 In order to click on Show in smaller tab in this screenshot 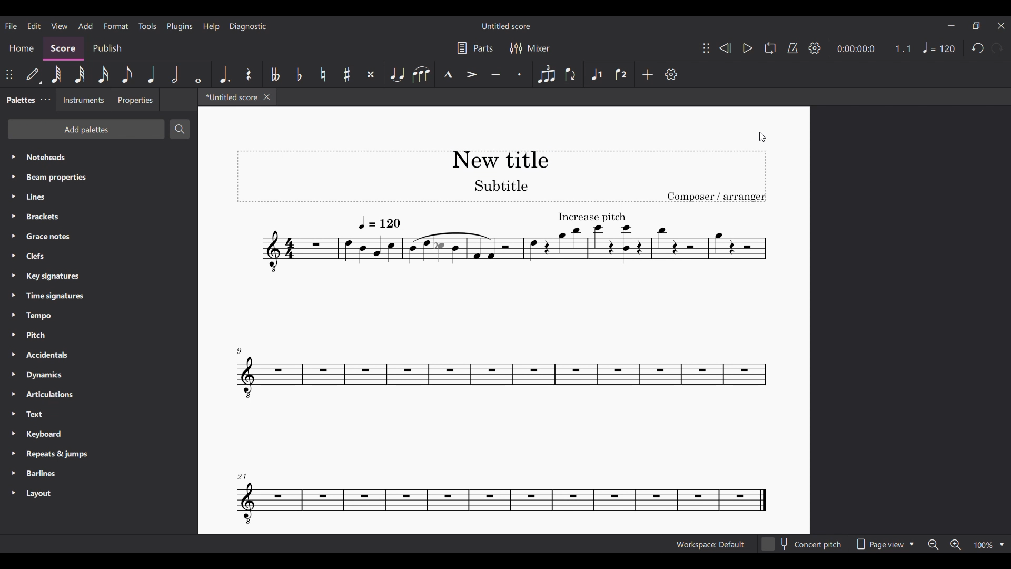, I will do `click(976, 26)`.